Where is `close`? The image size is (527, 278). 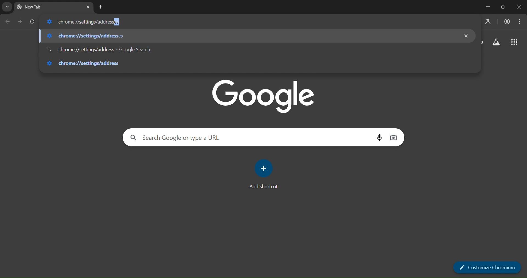 close is located at coordinates (520, 7).